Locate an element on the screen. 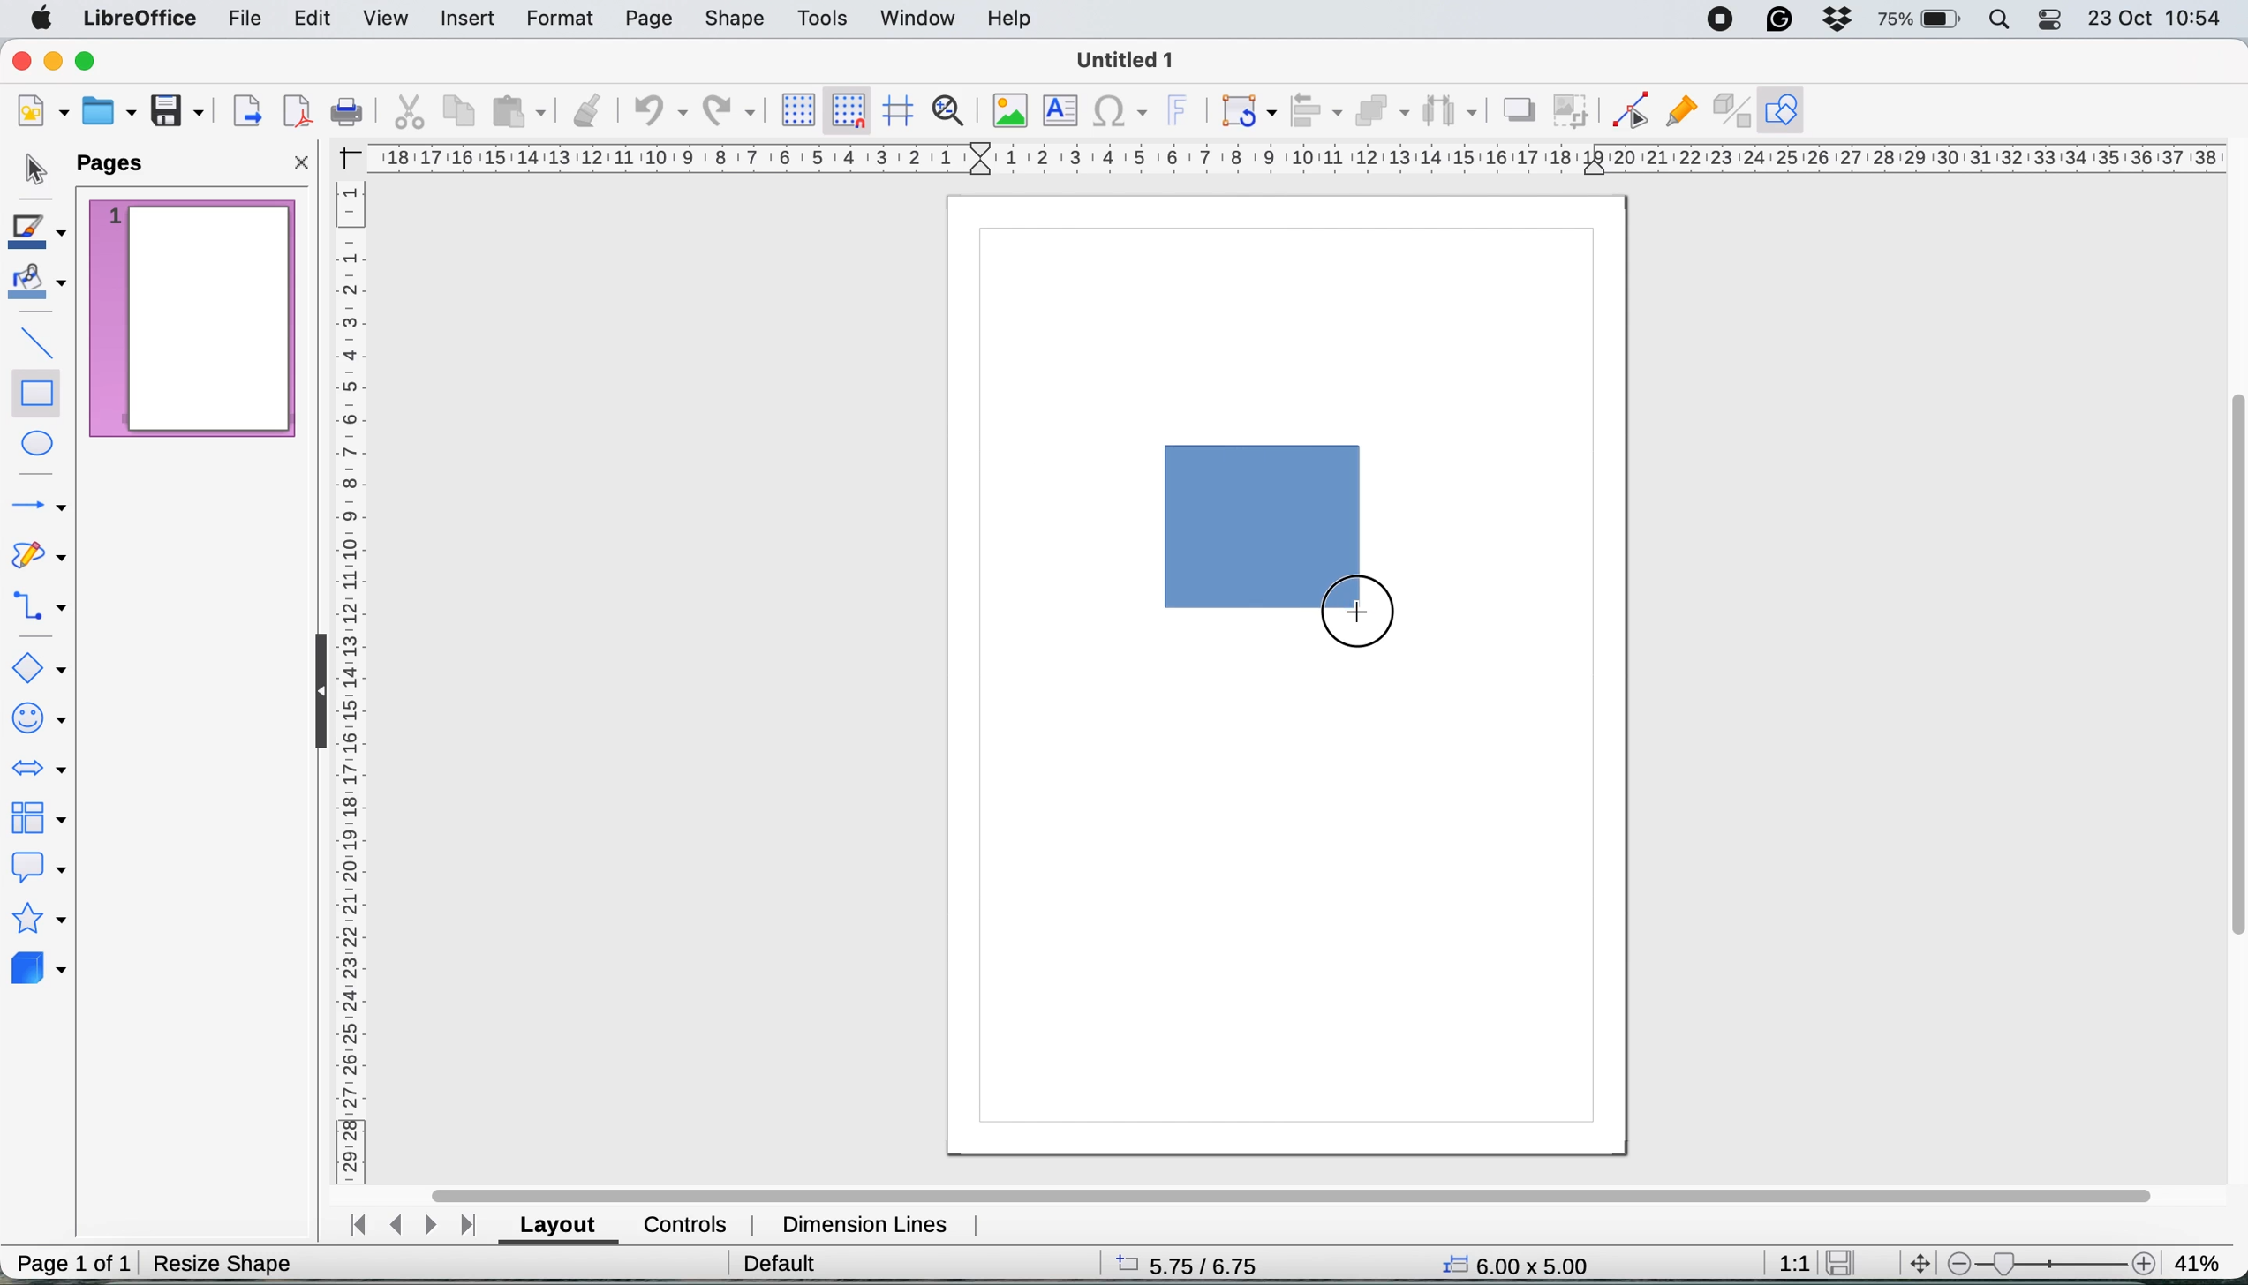  grammarly is located at coordinates (1779, 19).